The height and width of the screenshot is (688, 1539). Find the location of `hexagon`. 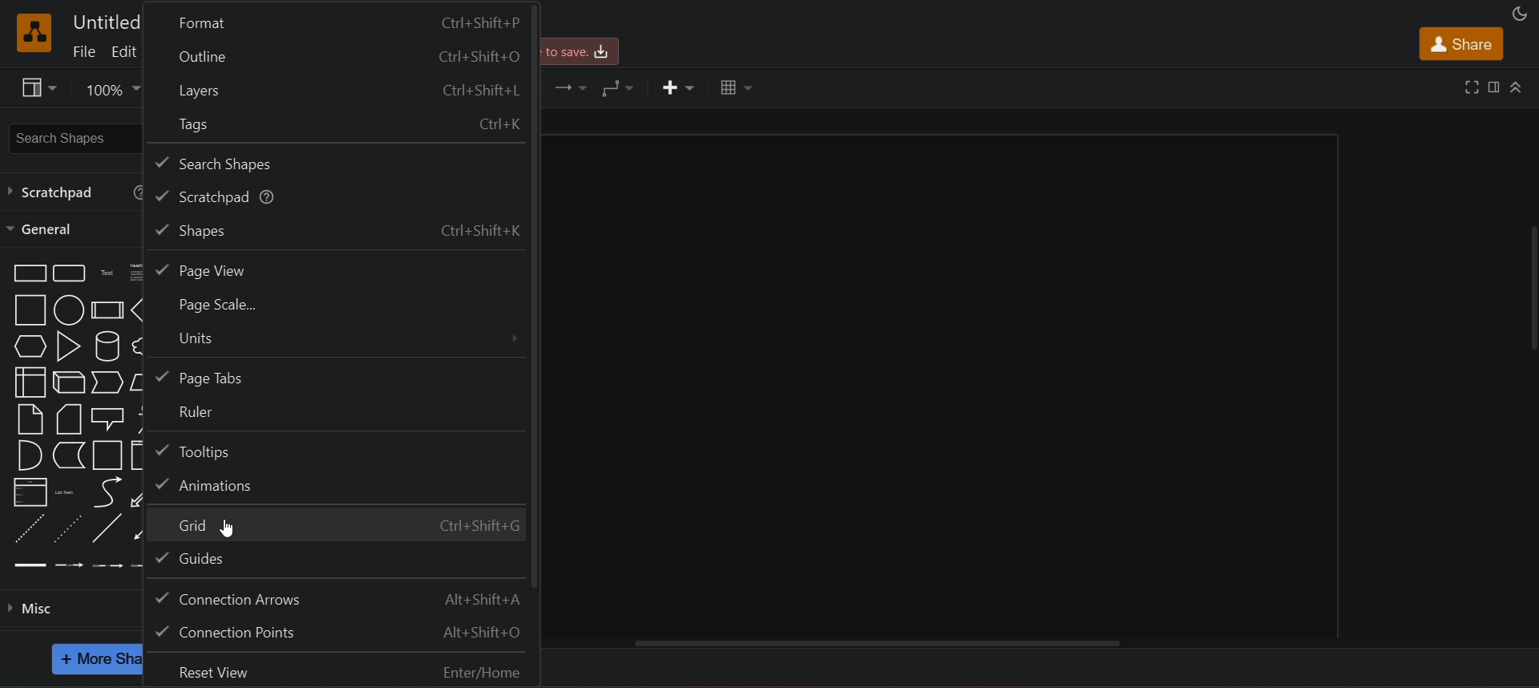

hexagon is located at coordinates (30, 346).